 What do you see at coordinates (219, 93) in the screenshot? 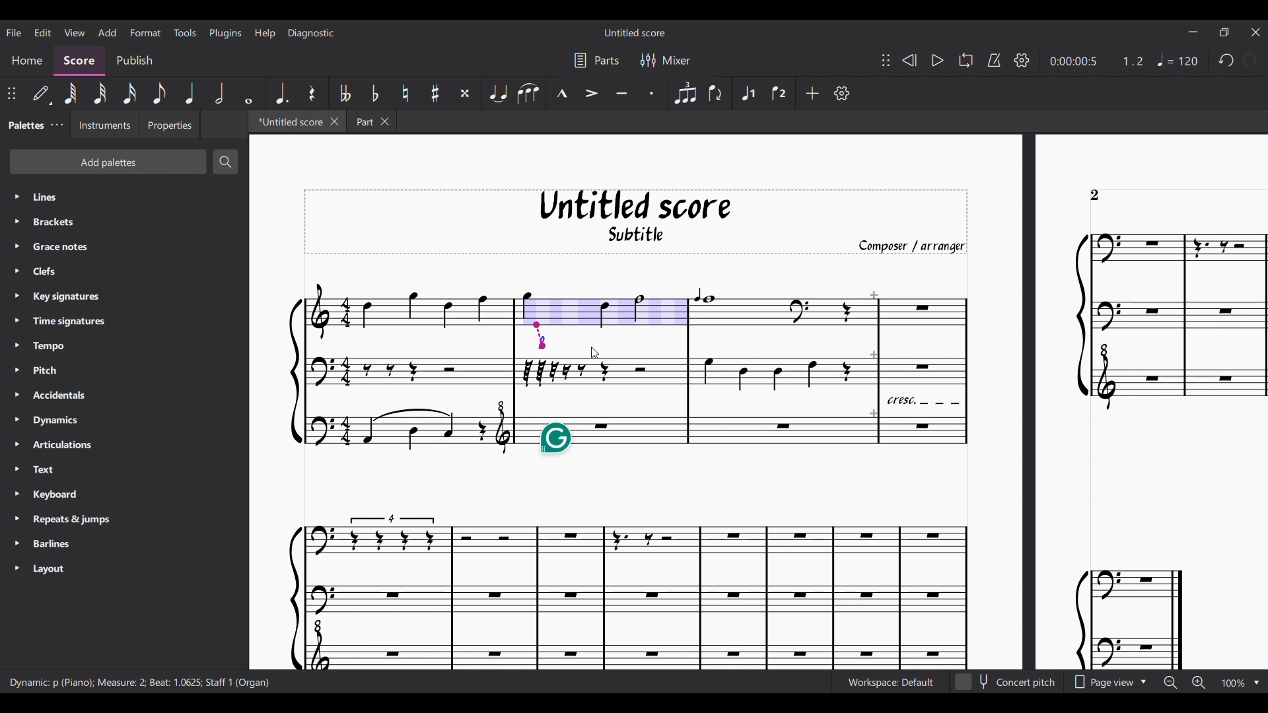
I see `Half note` at bounding box center [219, 93].